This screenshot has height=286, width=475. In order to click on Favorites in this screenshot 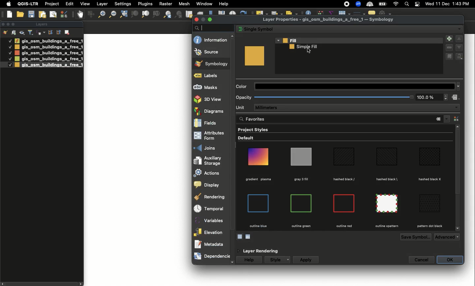, I will do `click(321, 119)`.